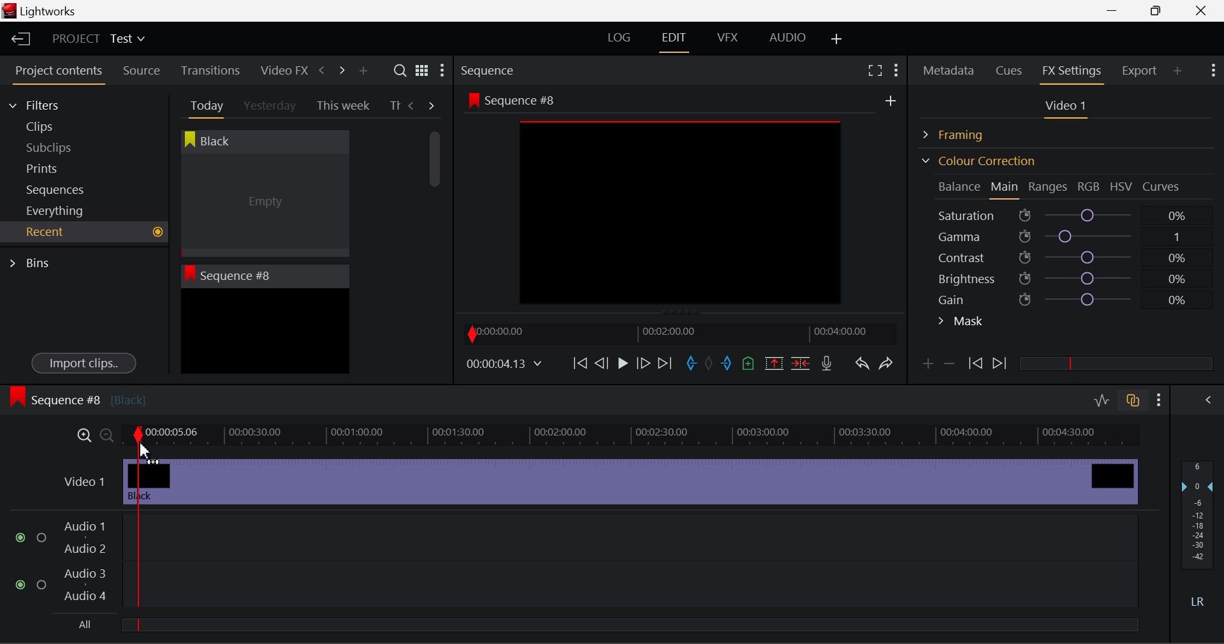  What do you see at coordinates (1163, 186) in the screenshot?
I see `Curves` at bounding box center [1163, 186].